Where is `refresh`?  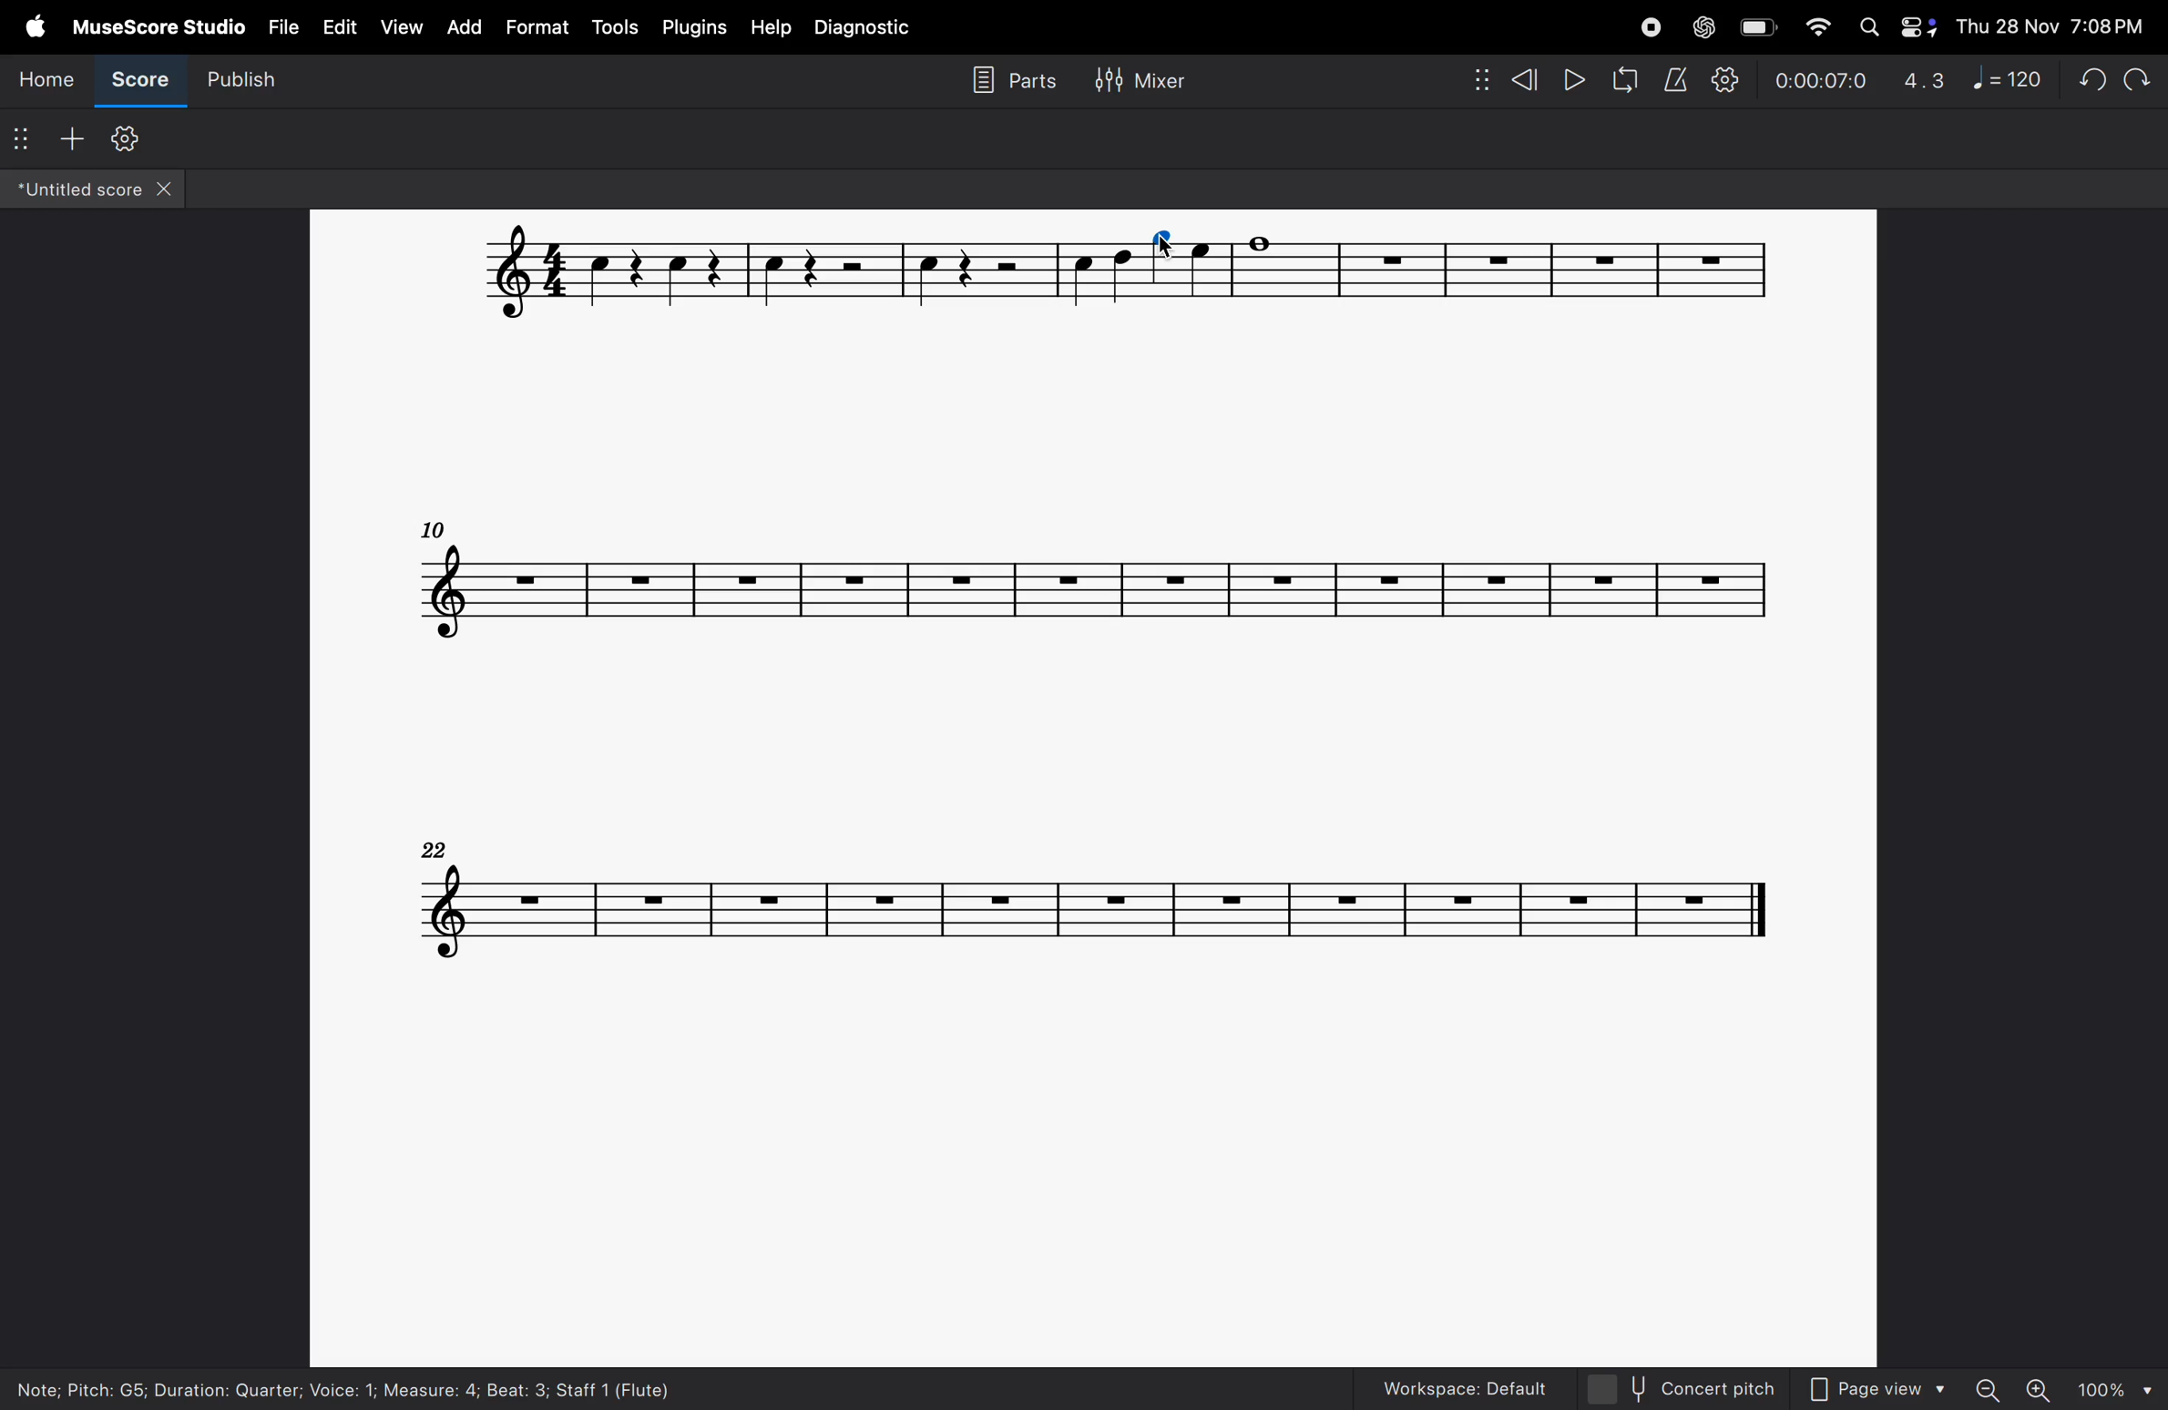
refresh is located at coordinates (1628, 82).